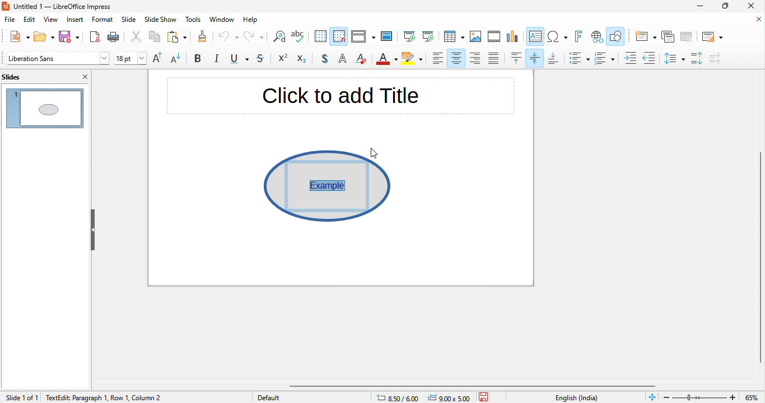  Describe the element at coordinates (713, 396) in the screenshot. I see `zoom` at that location.